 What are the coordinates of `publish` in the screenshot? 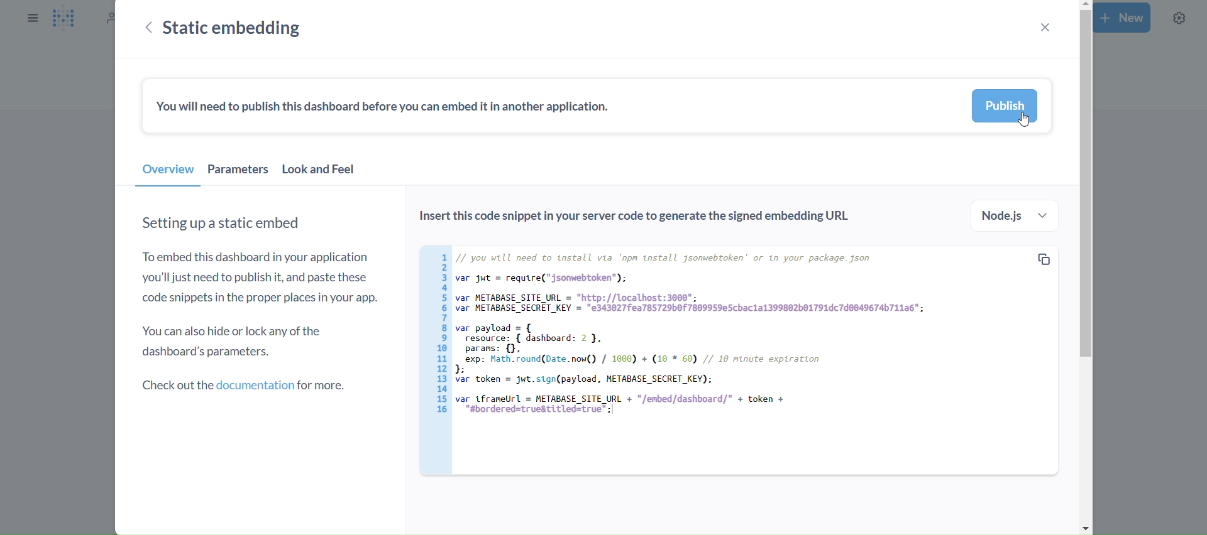 It's located at (1005, 106).